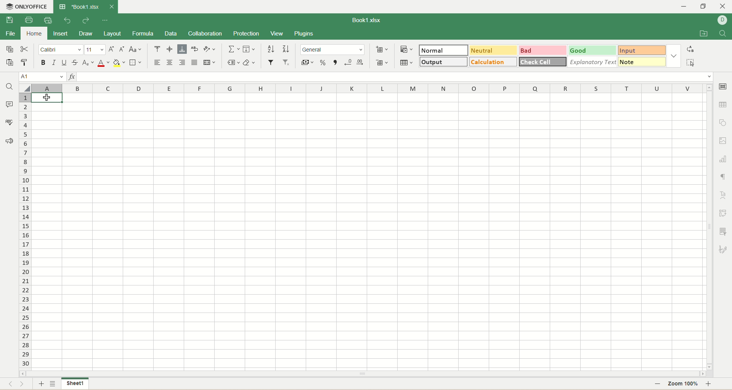  What do you see at coordinates (143, 34) in the screenshot?
I see `formula` at bounding box center [143, 34].